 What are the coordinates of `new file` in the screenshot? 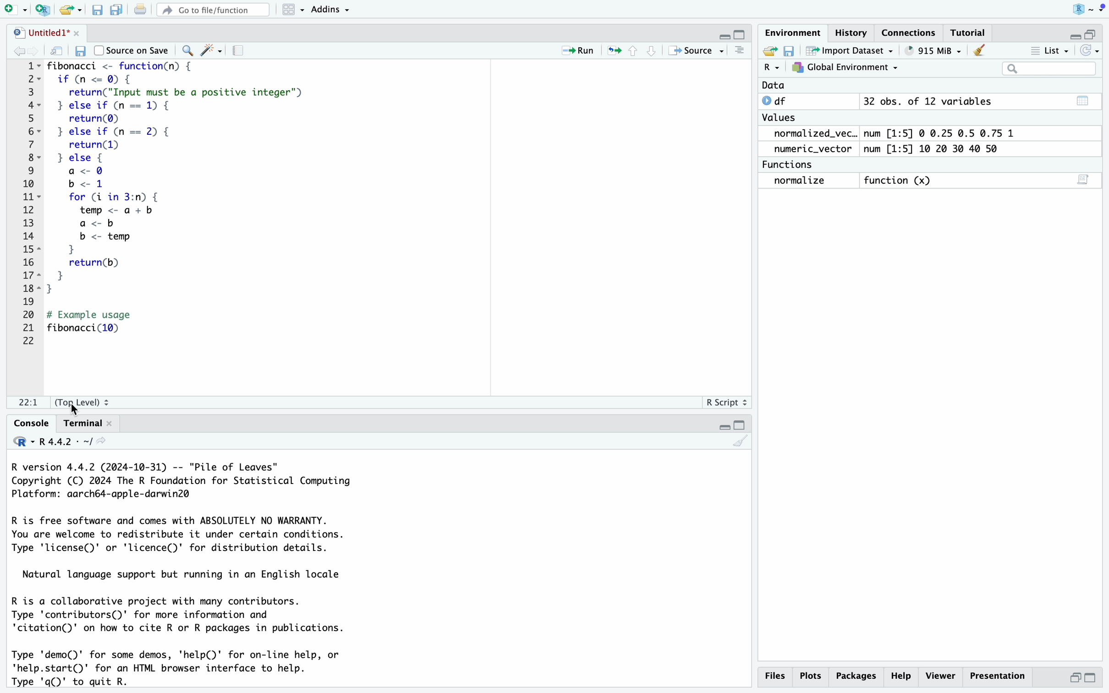 It's located at (15, 10).